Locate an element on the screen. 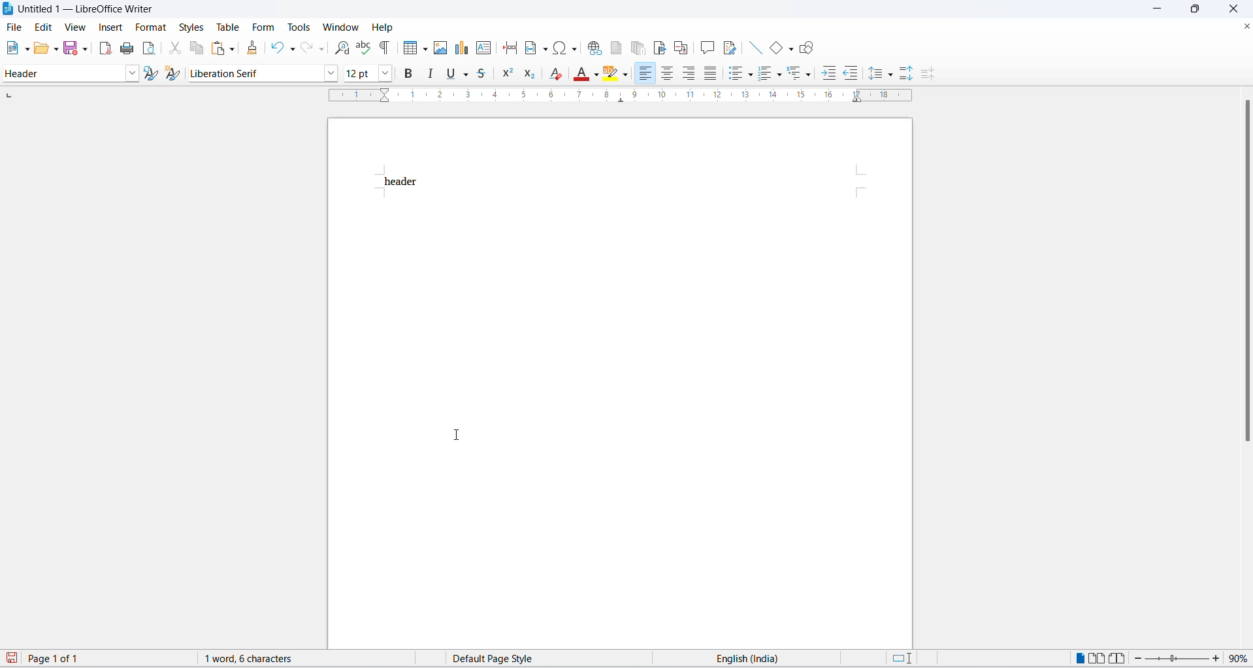 The image size is (1253, 668). save is located at coordinates (71, 48).